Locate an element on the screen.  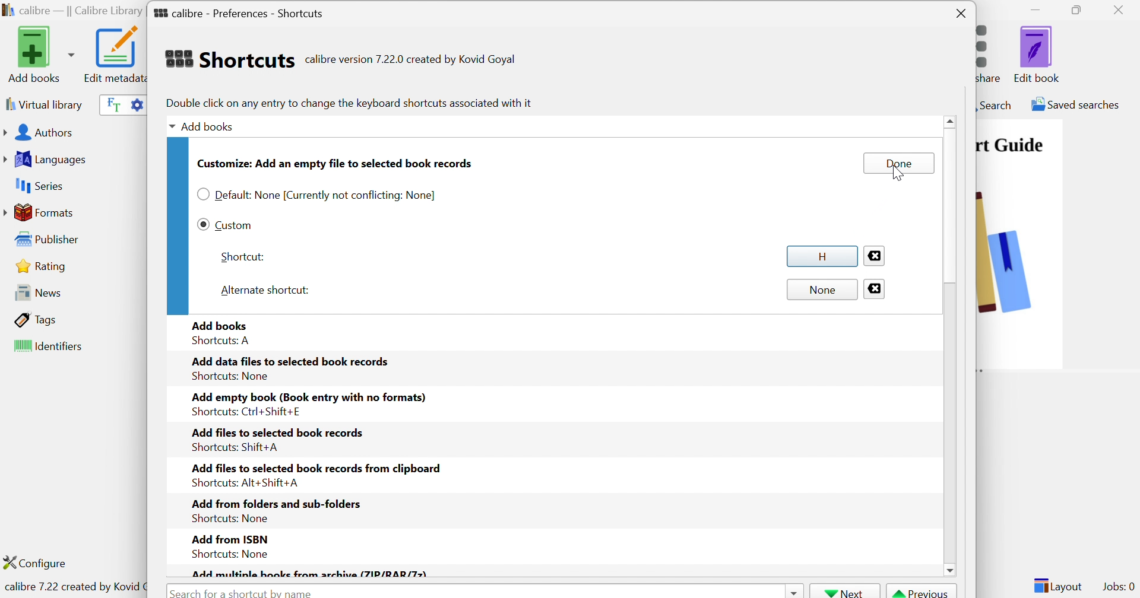
None is located at coordinates (822, 290).